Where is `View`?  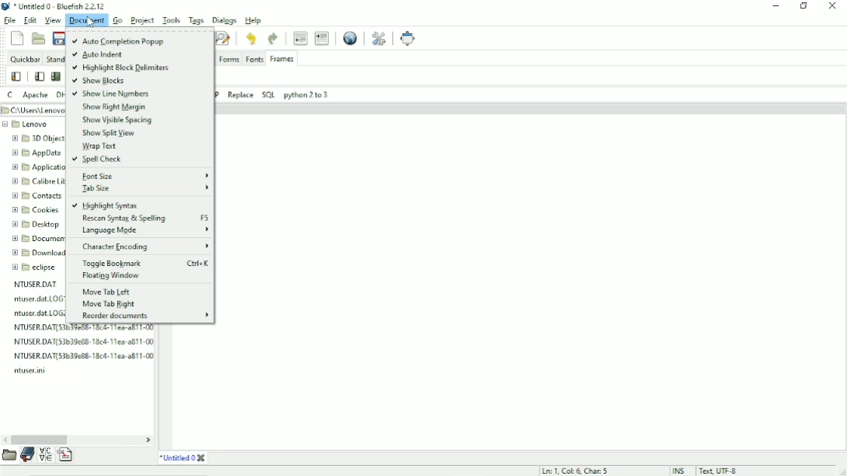 View is located at coordinates (52, 21).